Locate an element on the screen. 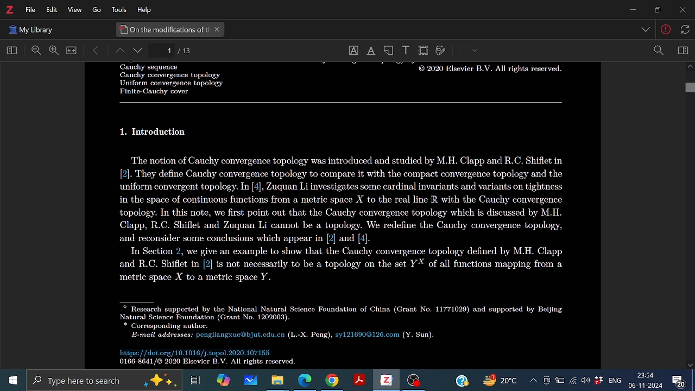   is located at coordinates (475, 51).